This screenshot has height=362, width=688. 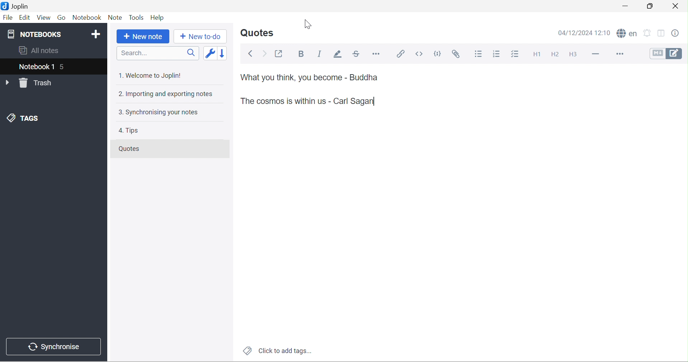 I want to click on Heading 2, so click(x=557, y=54).